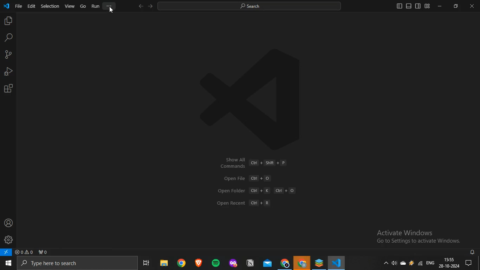 Image resolution: width=480 pixels, height=270 pixels. I want to click on date and time, so click(450, 263).